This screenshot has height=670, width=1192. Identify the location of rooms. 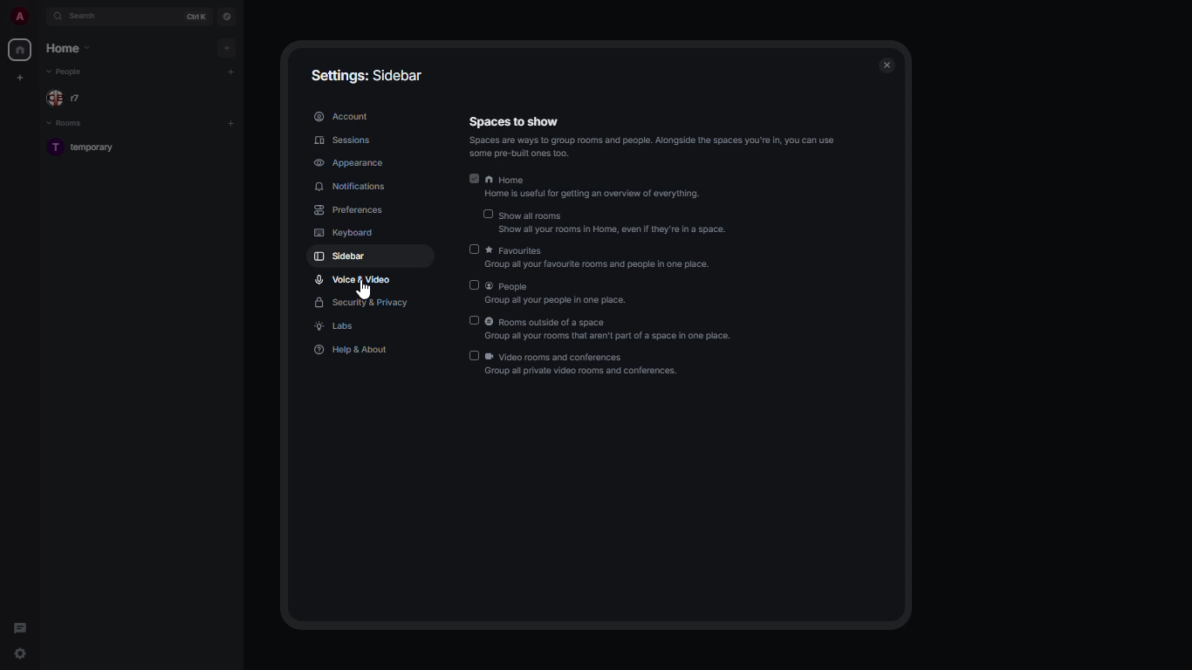
(69, 124).